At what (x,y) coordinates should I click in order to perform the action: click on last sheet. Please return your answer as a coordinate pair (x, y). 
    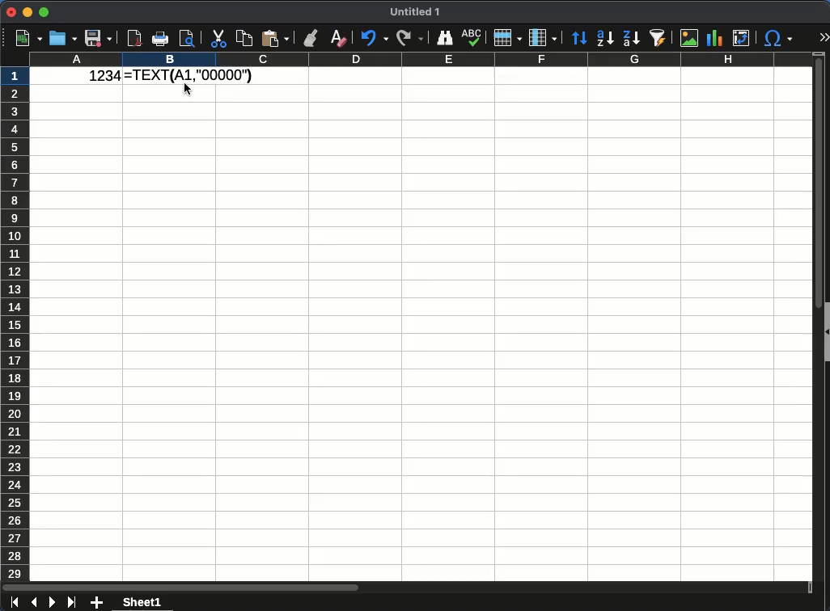
    Looking at the image, I should click on (71, 600).